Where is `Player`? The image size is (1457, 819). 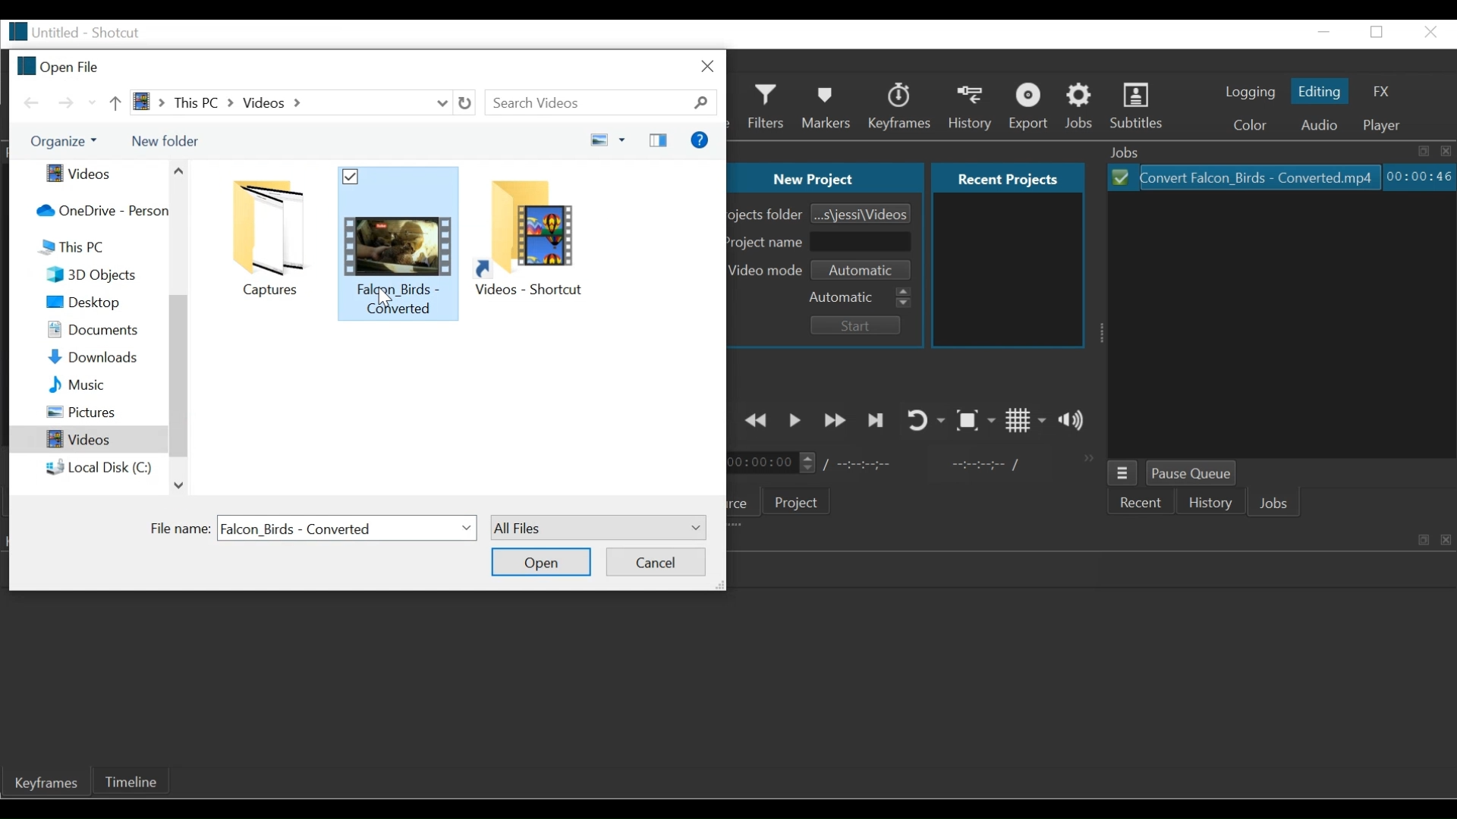
Player is located at coordinates (1383, 126).